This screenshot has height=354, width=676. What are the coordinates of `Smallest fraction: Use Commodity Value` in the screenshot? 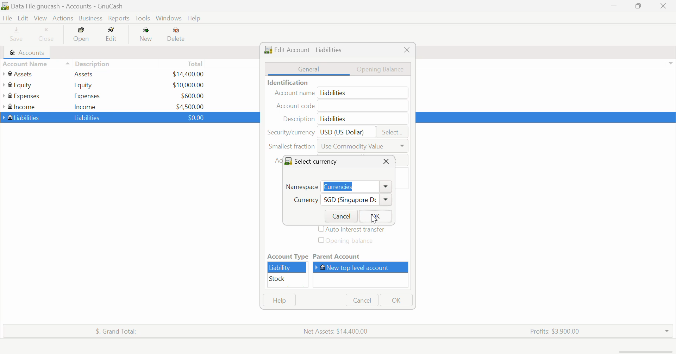 It's located at (338, 148).